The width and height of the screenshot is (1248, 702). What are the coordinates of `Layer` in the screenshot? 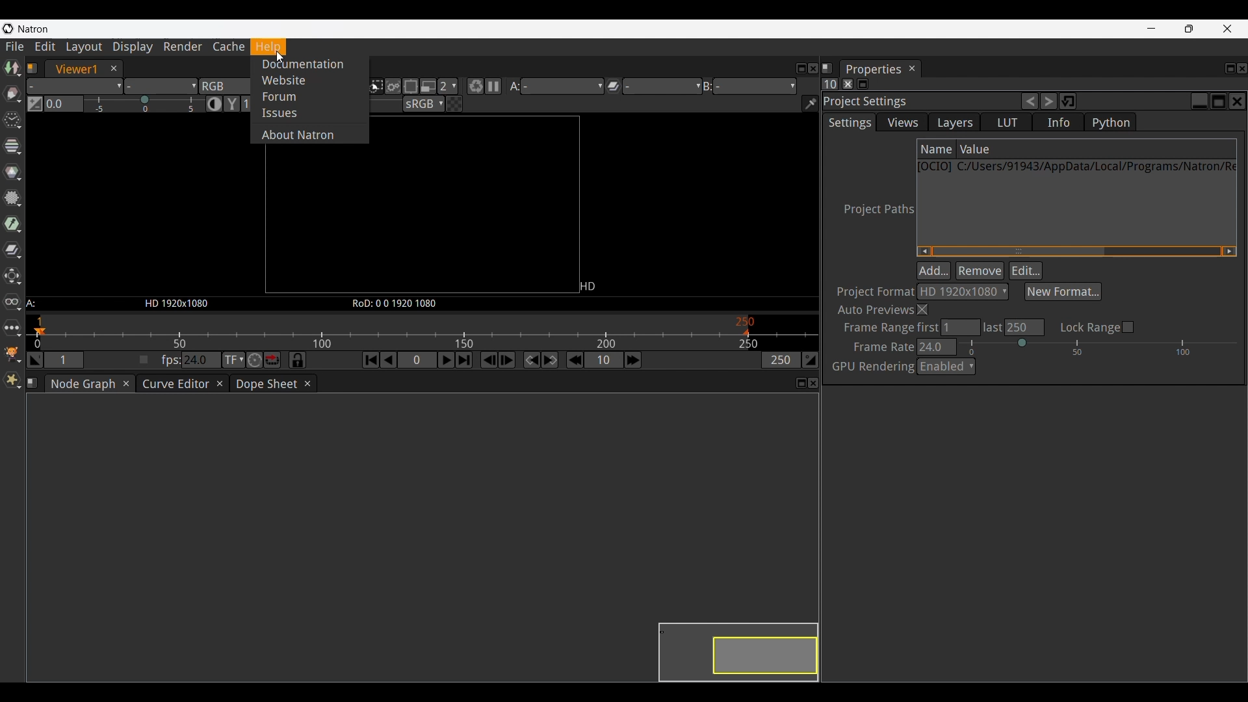 It's located at (74, 86).